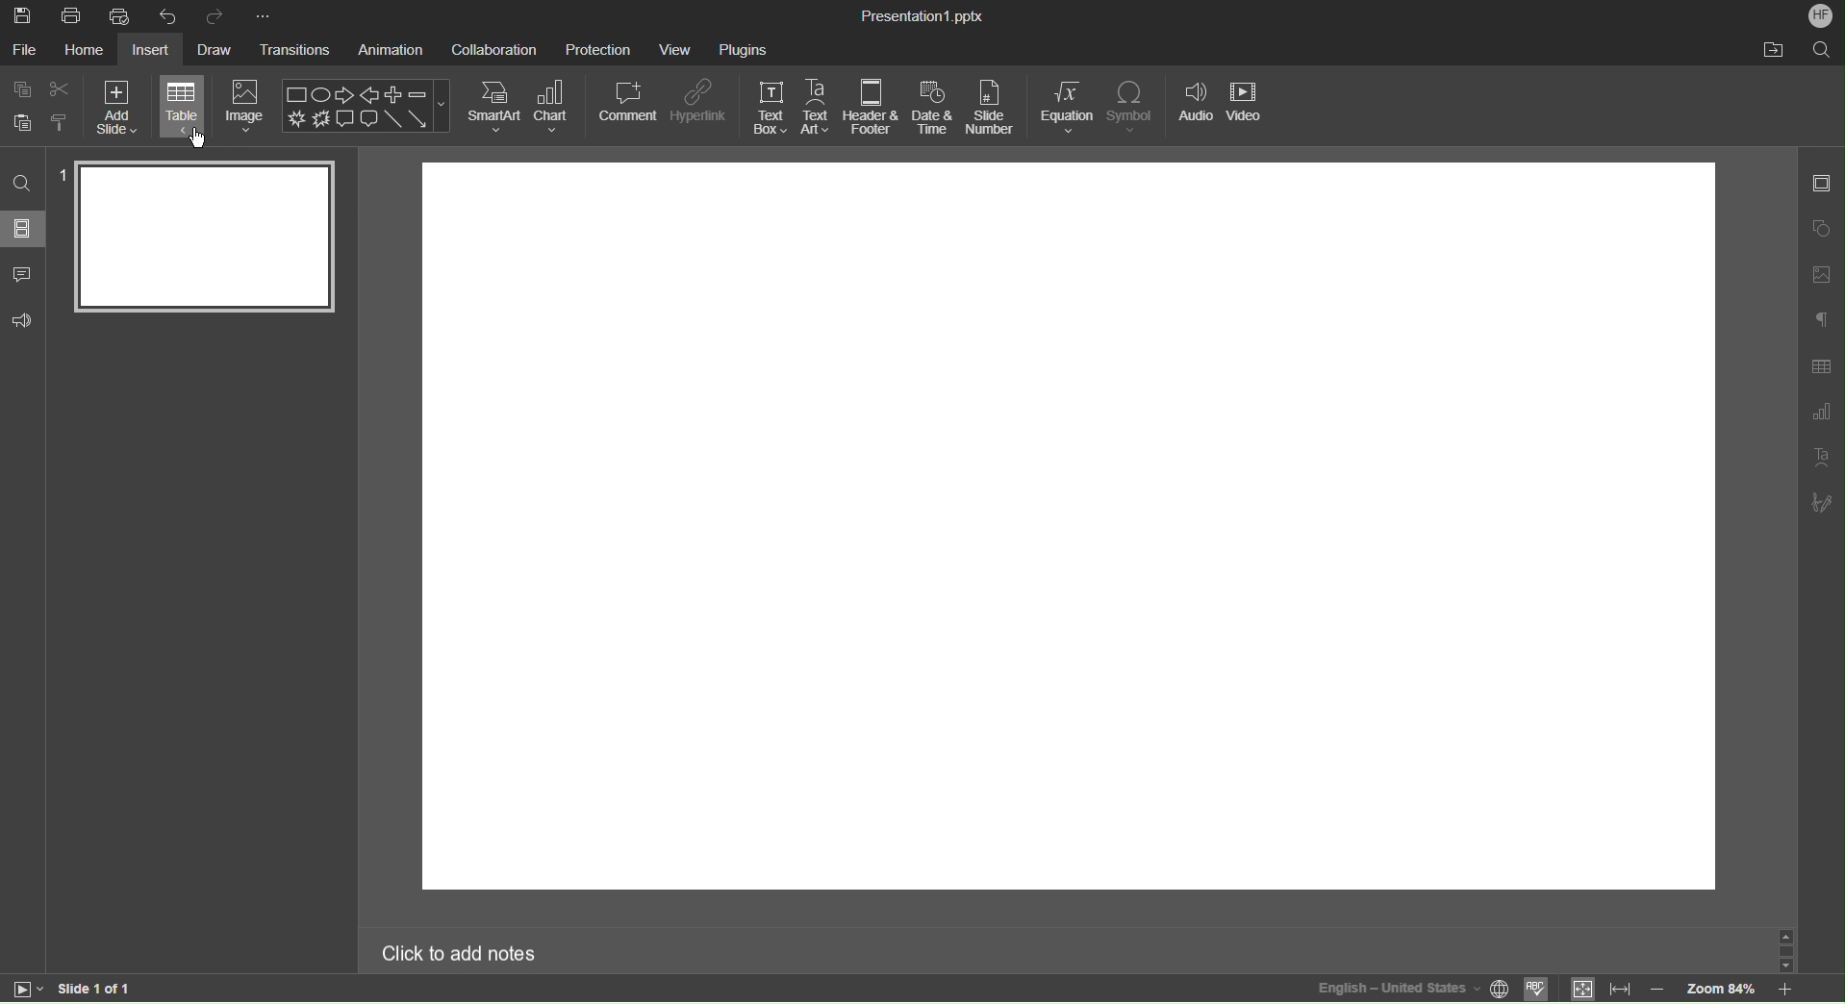  Describe the element at coordinates (22, 324) in the screenshot. I see `Comments and Feedback` at that location.